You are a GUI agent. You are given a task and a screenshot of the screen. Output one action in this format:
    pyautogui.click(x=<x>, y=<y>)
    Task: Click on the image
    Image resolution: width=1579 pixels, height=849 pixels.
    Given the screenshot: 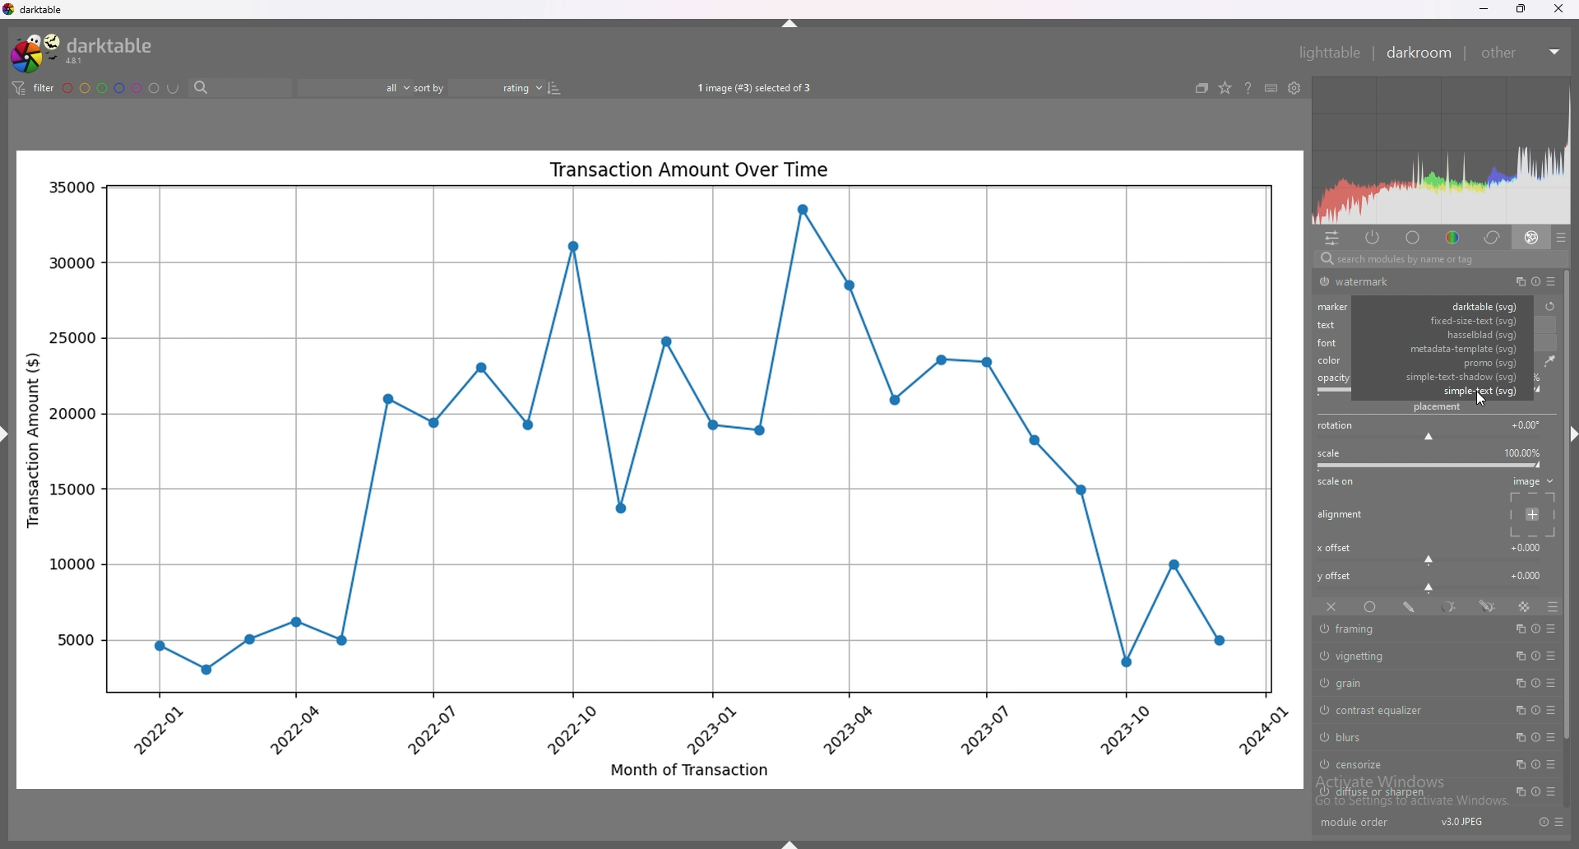 What is the action you would take?
    pyautogui.click(x=1533, y=481)
    